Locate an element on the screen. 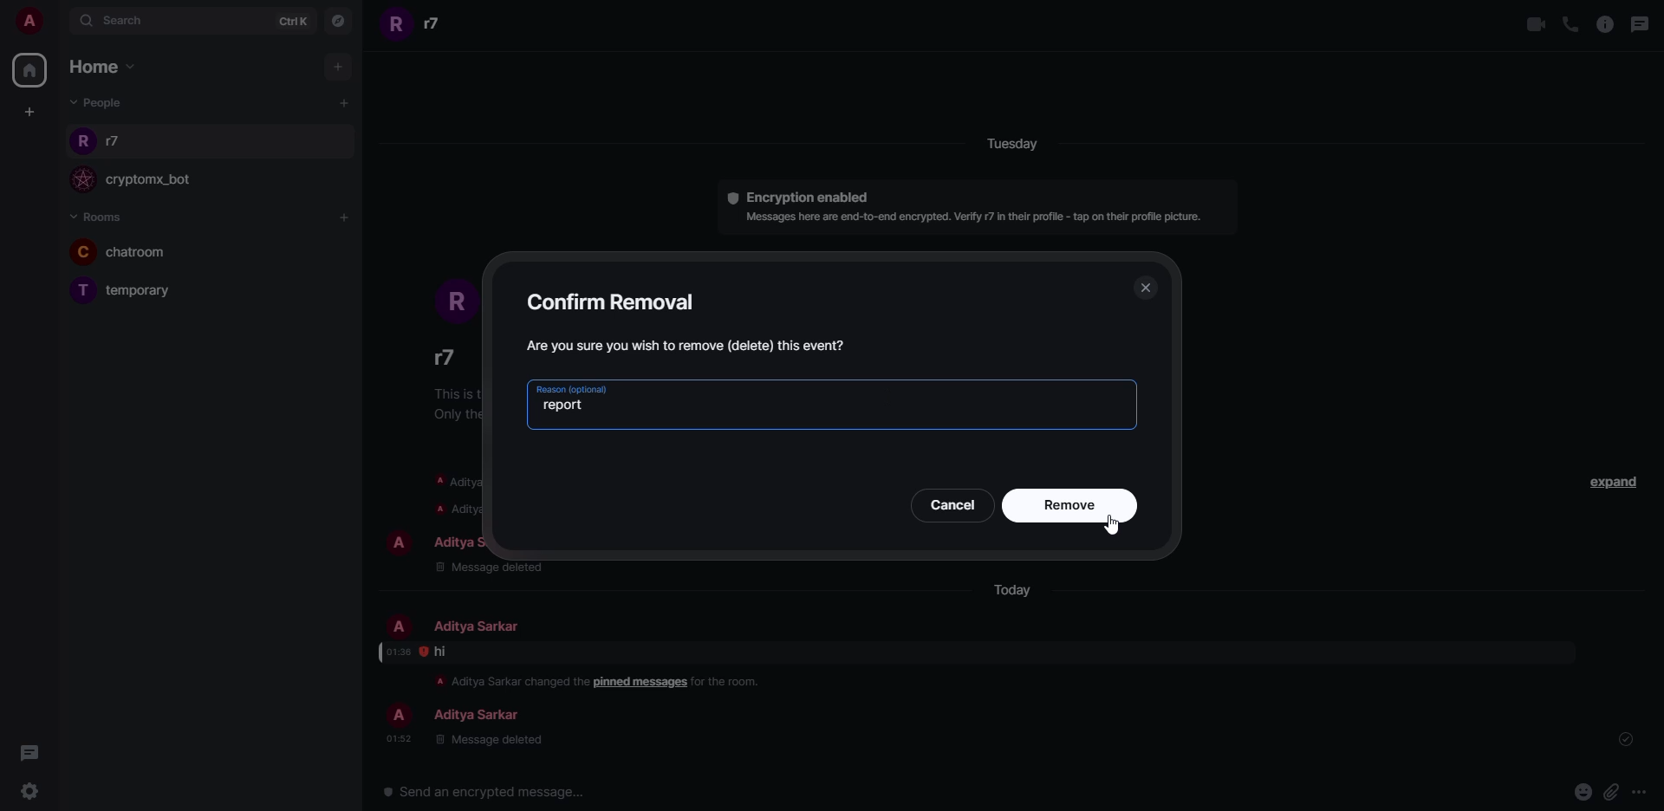  report is located at coordinates (564, 405).